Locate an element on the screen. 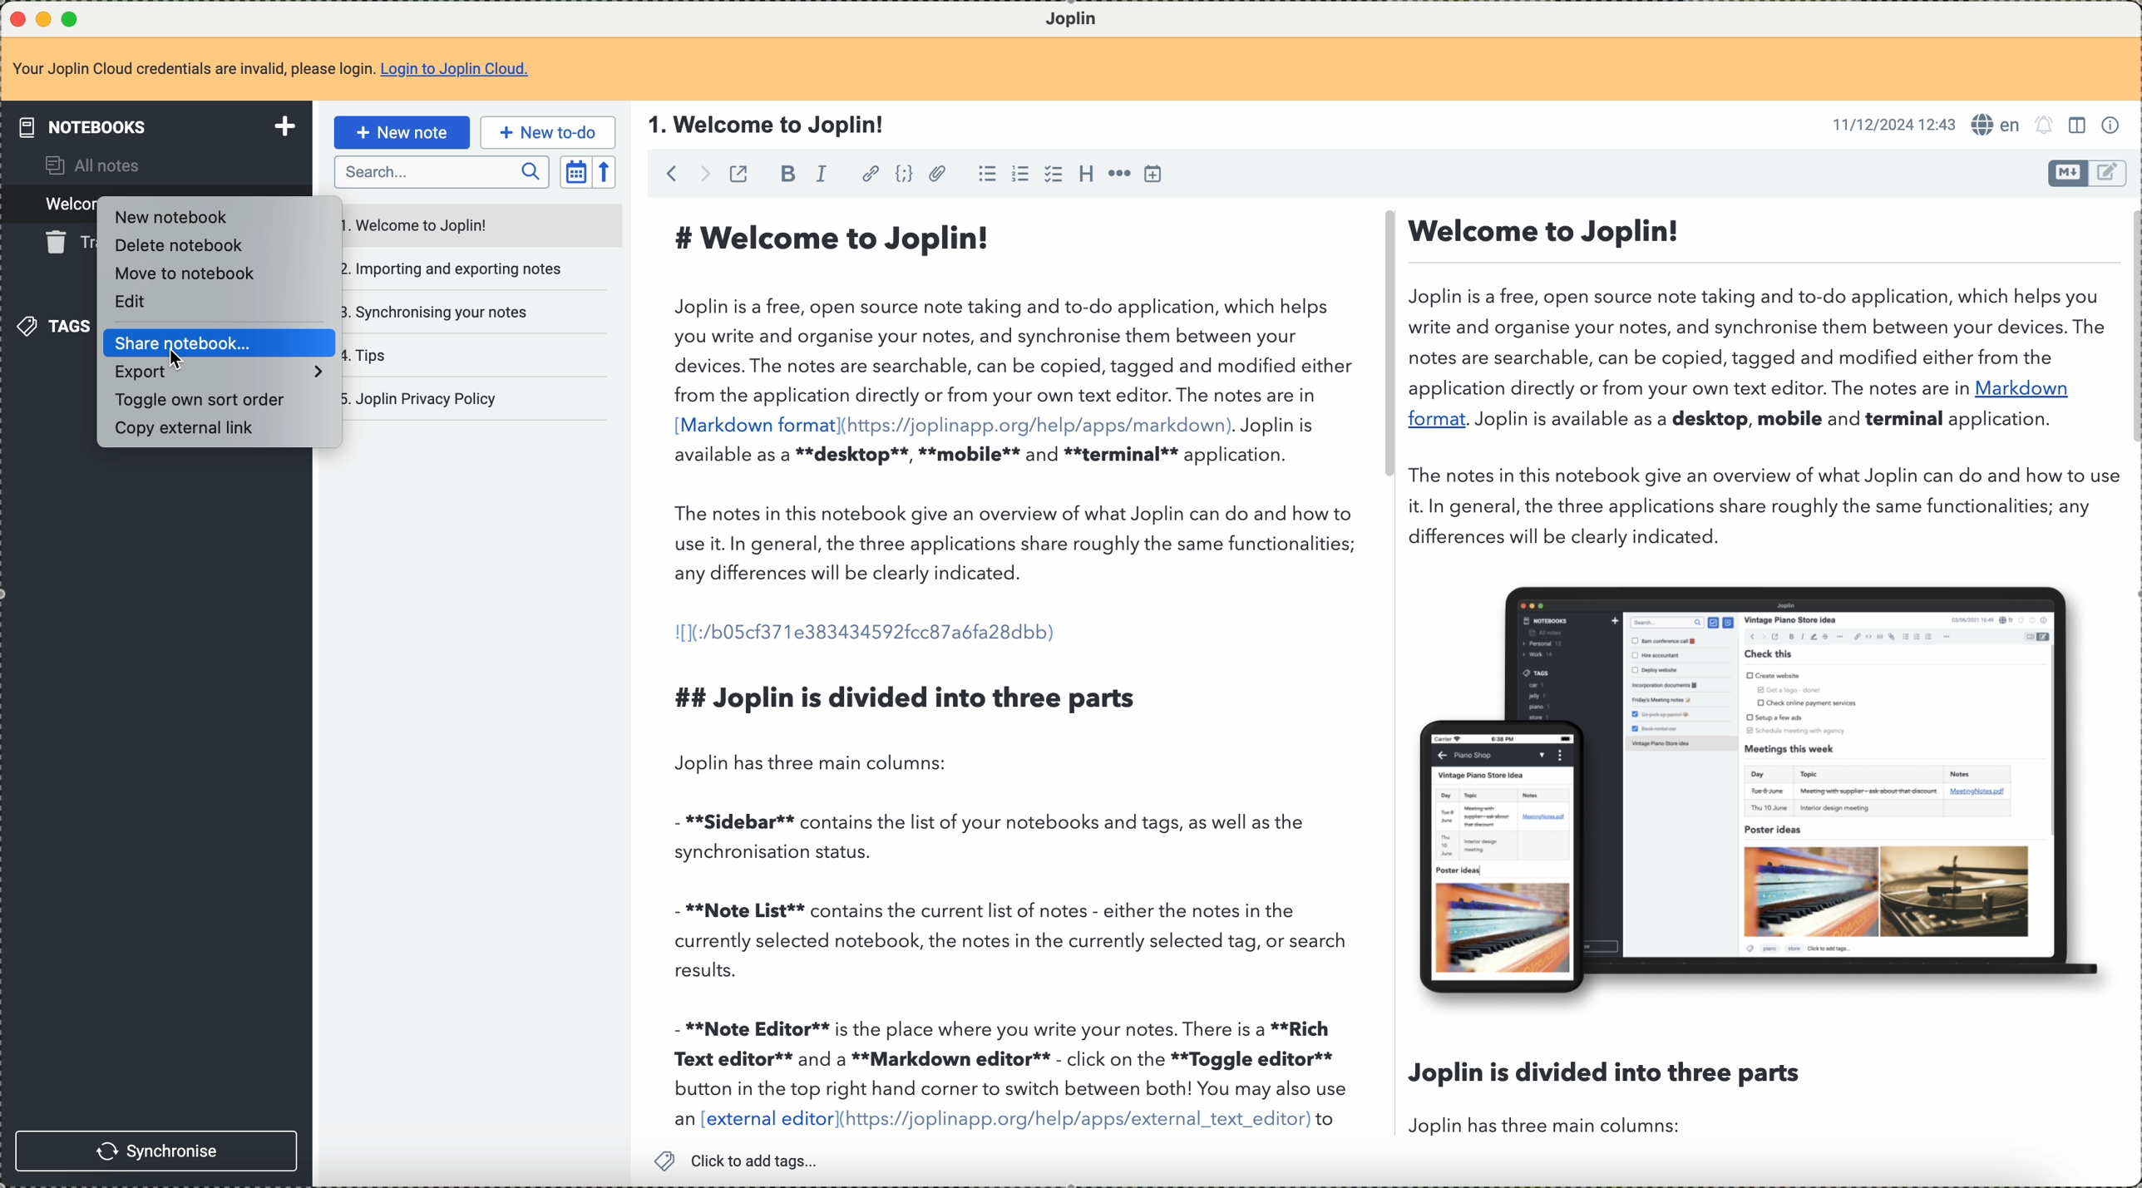 The height and width of the screenshot is (1188, 2142). maximize Joplin is located at coordinates (73, 20).